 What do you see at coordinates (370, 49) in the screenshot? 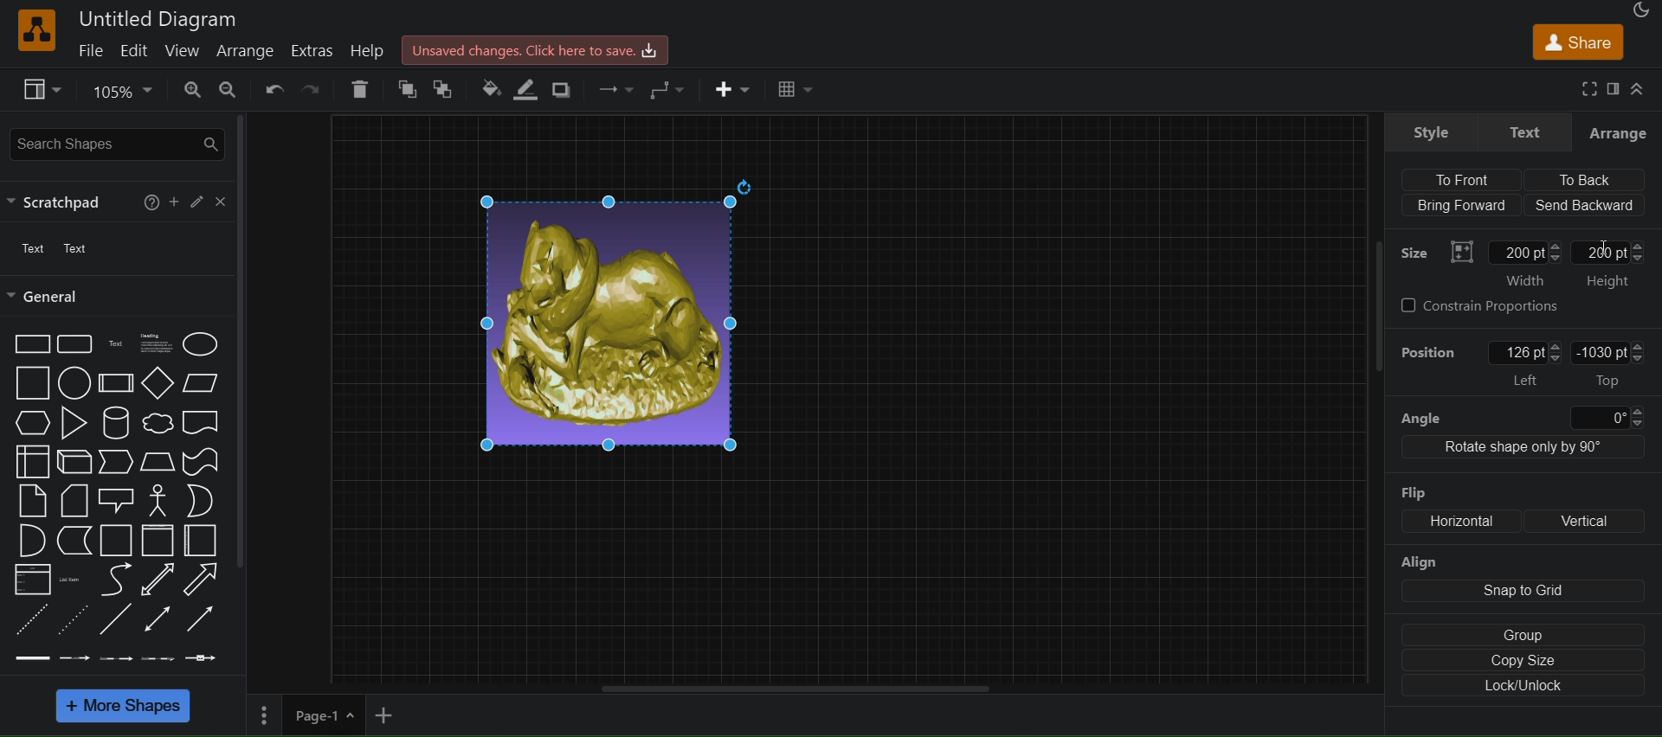
I see `help` at bounding box center [370, 49].